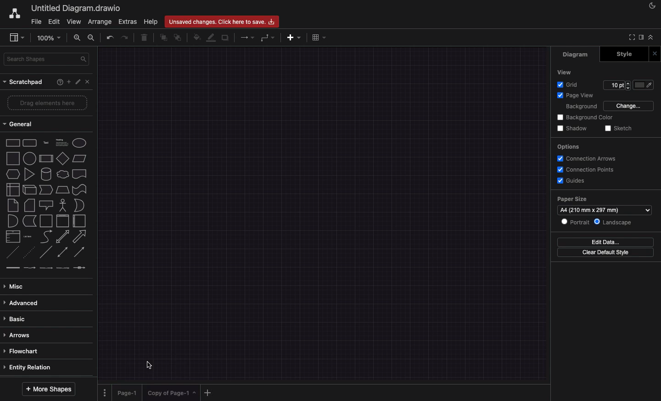 The image size is (661, 401). Describe the element at coordinates (567, 85) in the screenshot. I see `grid` at that location.